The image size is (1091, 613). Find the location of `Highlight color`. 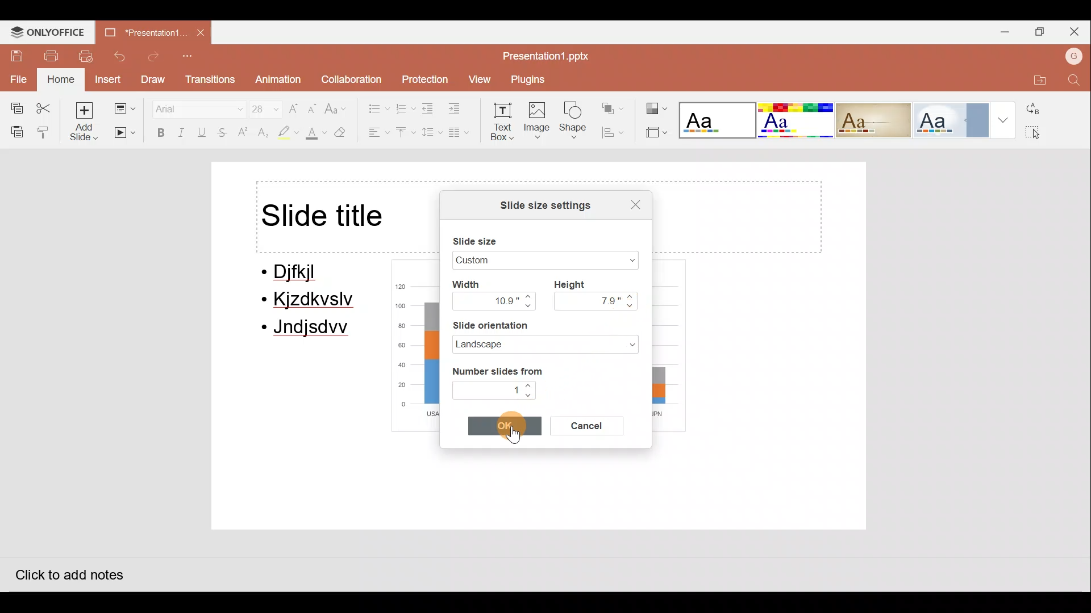

Highlight color is located at coordinates (285, 133).